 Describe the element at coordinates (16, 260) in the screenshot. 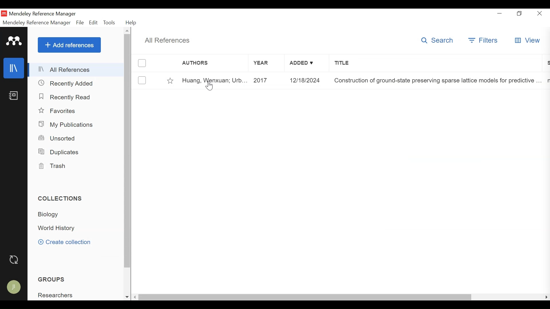

I see `Sync` at that location.